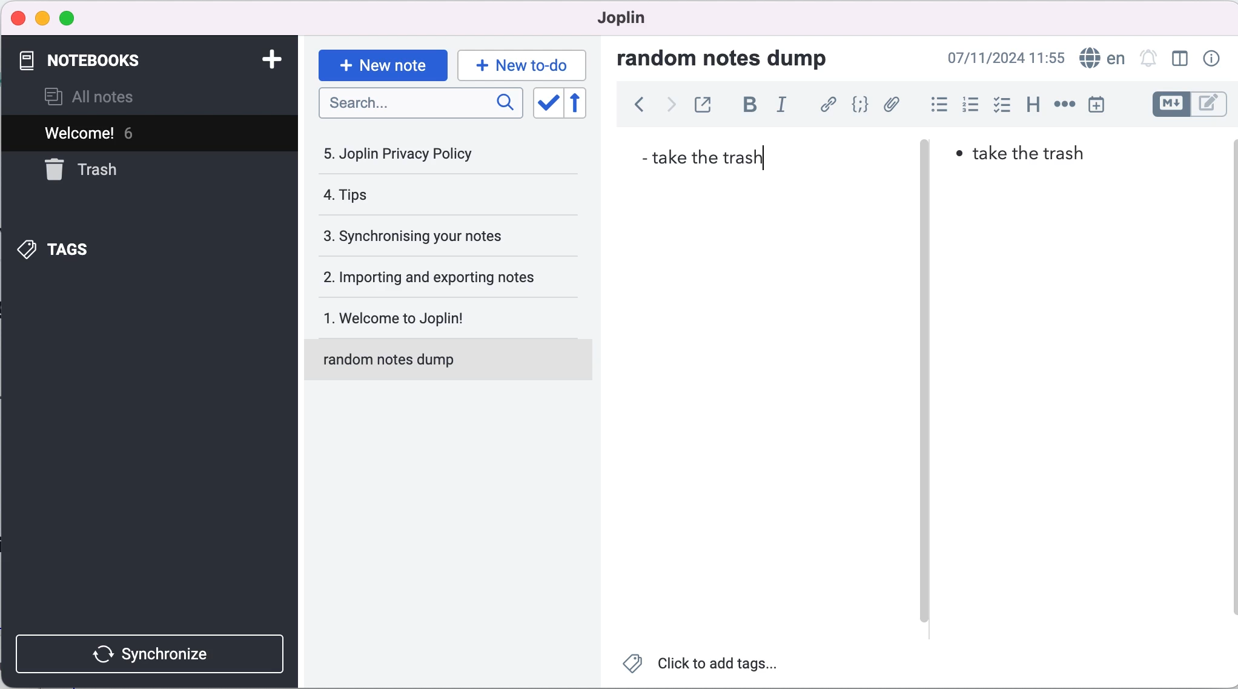 The image size is (1238, 689). I want to click on toggle sort order field, so click(546, 103).